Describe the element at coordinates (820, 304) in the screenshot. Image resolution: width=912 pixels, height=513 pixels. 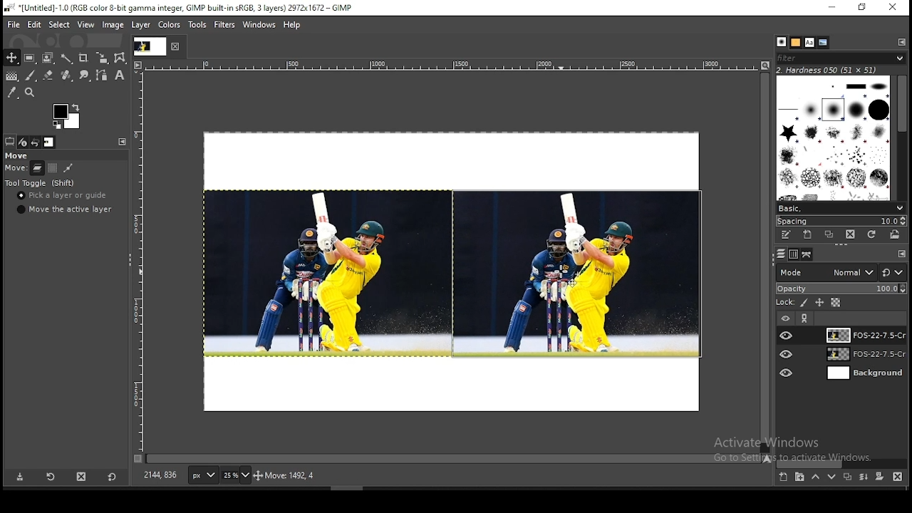
I see `lock size and position` at that location.